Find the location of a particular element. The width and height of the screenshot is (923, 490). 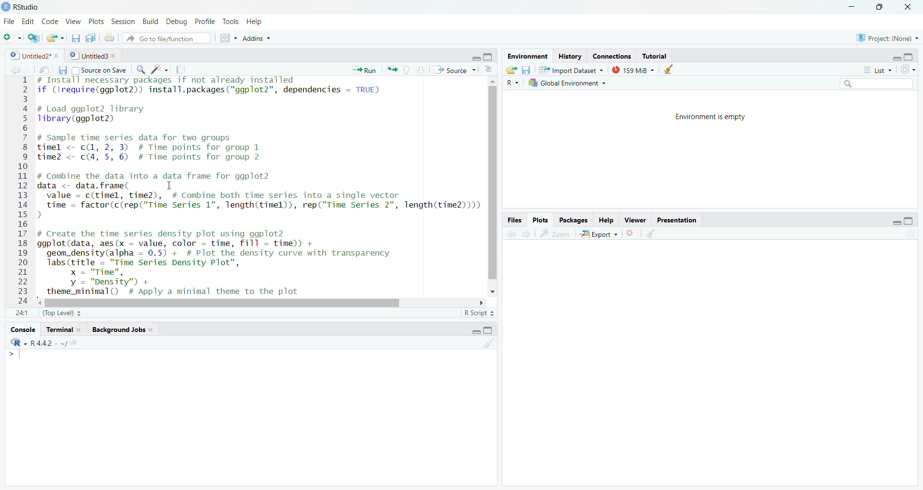

# Load ggplot2 library
library(ggplot2) is located at coordinates (92, 115).